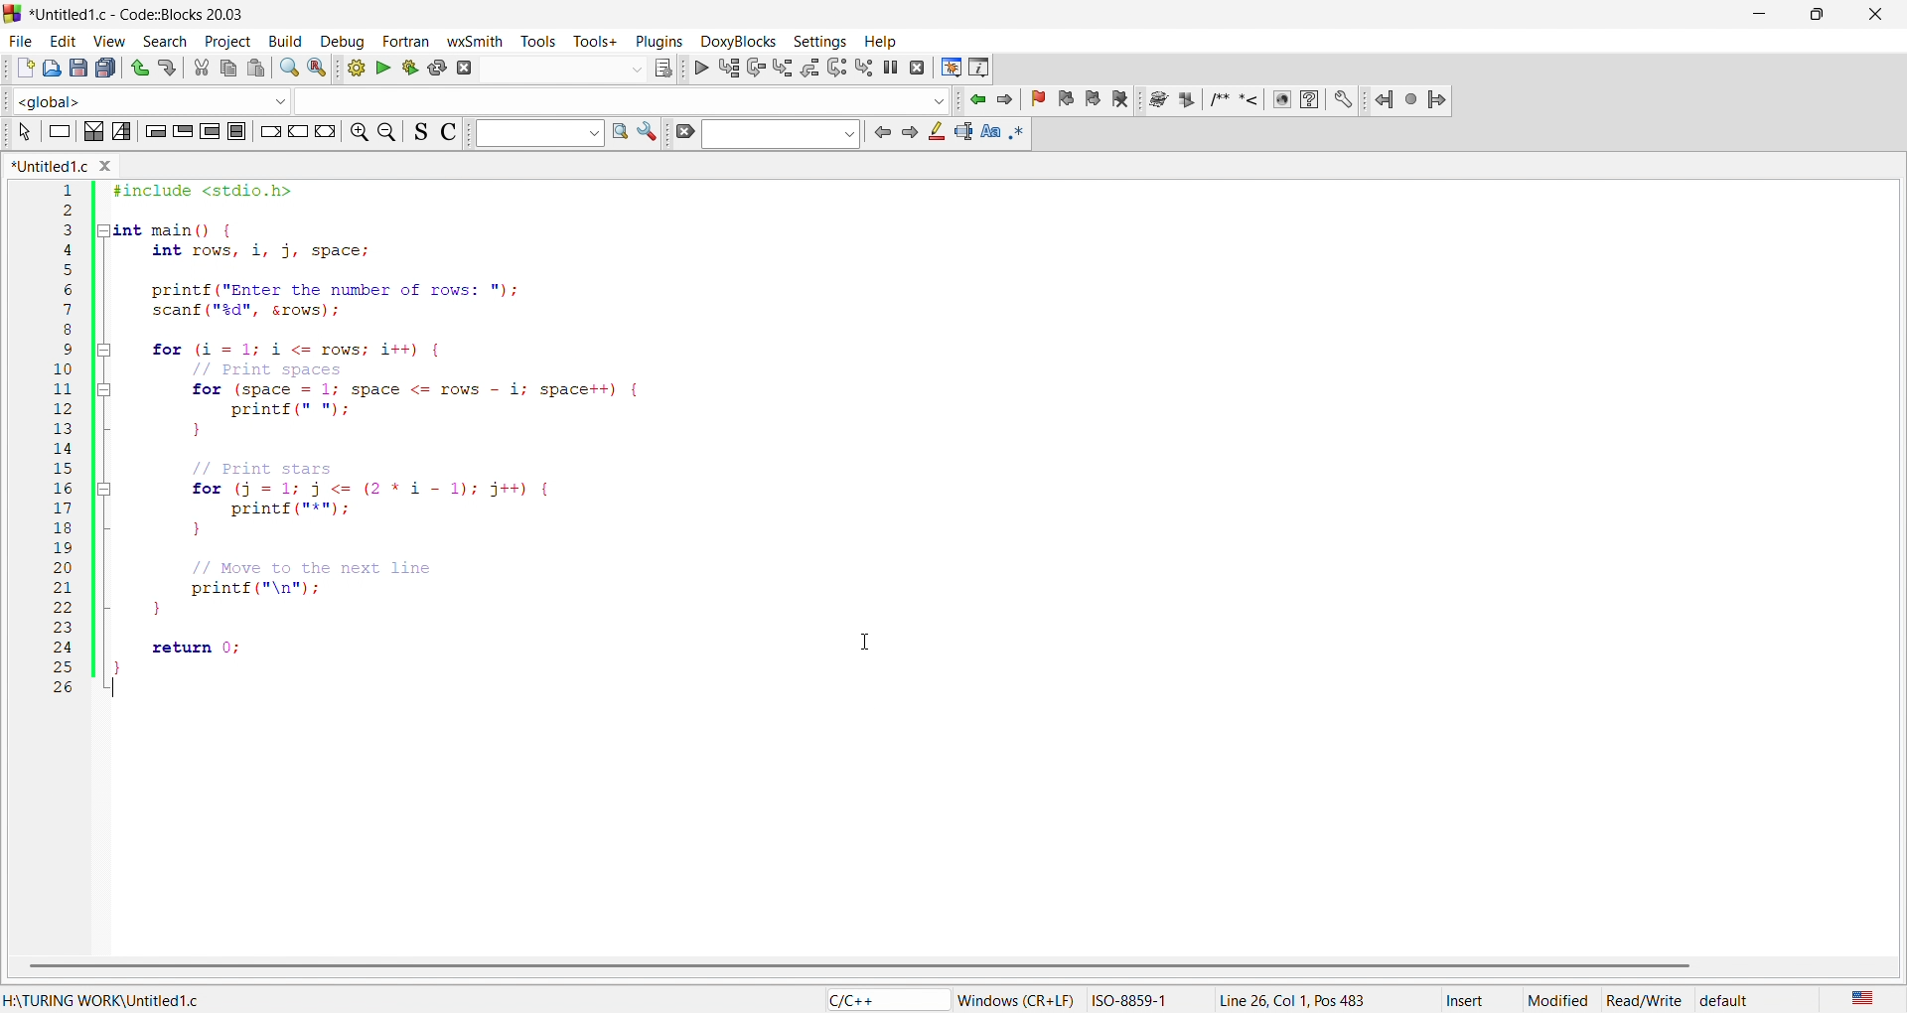 The width and height of the screenshot is (1907, 1013). I want to click on minimize, so click(1772, 13).